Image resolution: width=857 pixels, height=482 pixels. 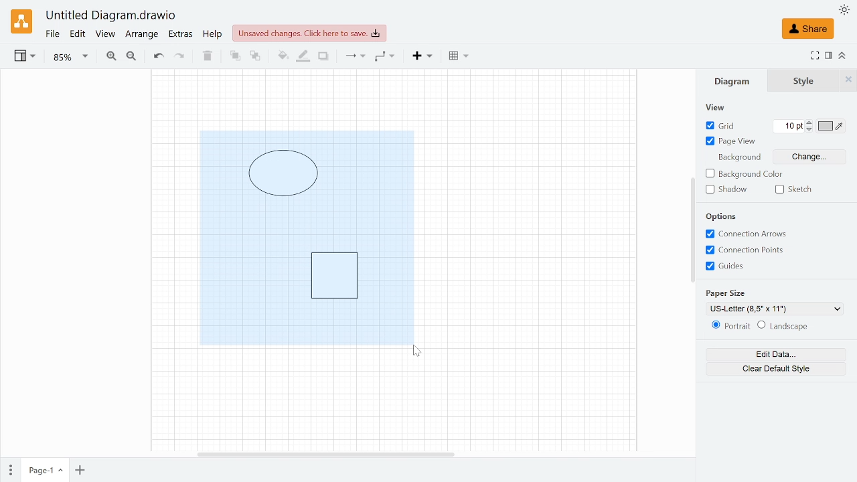 I want to click on Background, so click(x=738, y=159).